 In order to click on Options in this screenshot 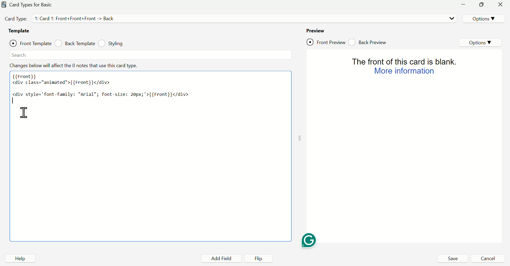, I will do `click(483, 18)`.